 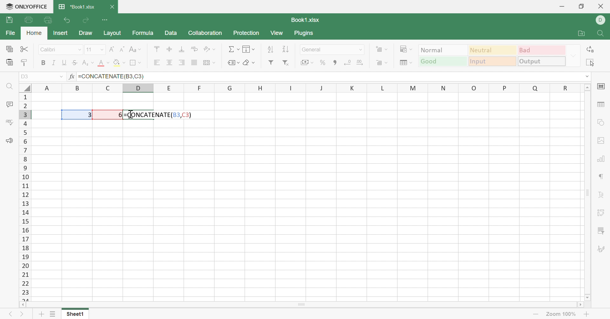 What do you see at coordinates (272, 62) in the screenshot?
I see `Filter` at bounding box center [272, 62].